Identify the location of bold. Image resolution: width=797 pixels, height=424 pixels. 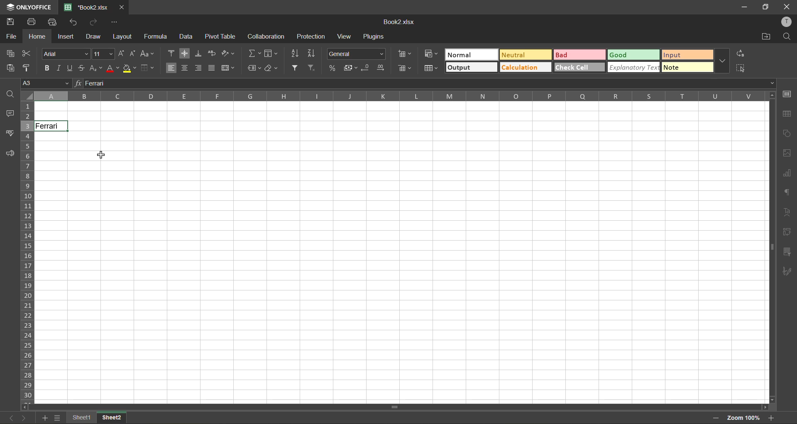
(46, 68).